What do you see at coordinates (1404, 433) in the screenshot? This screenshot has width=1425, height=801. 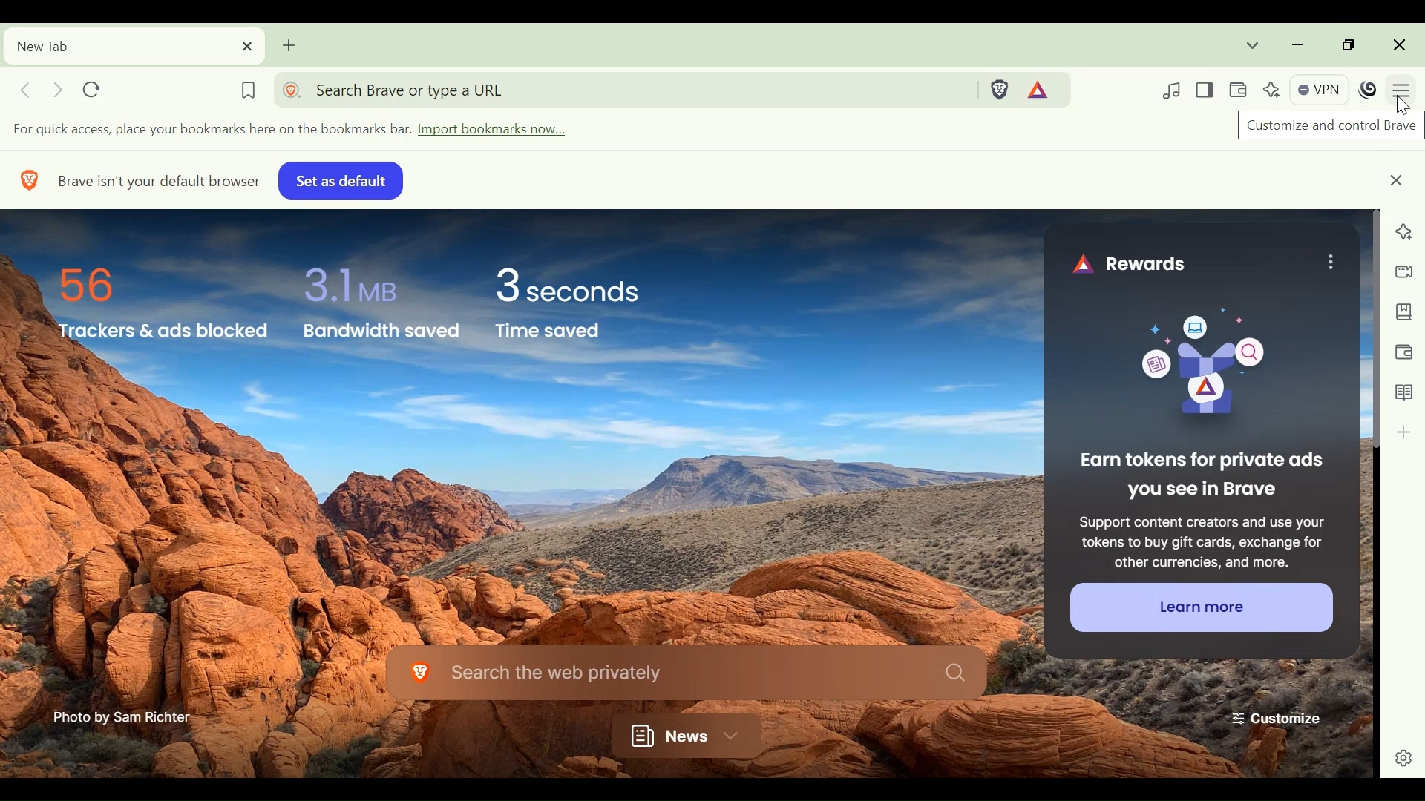 I see `Add to sidebar` at bounding box center [1404, 433].